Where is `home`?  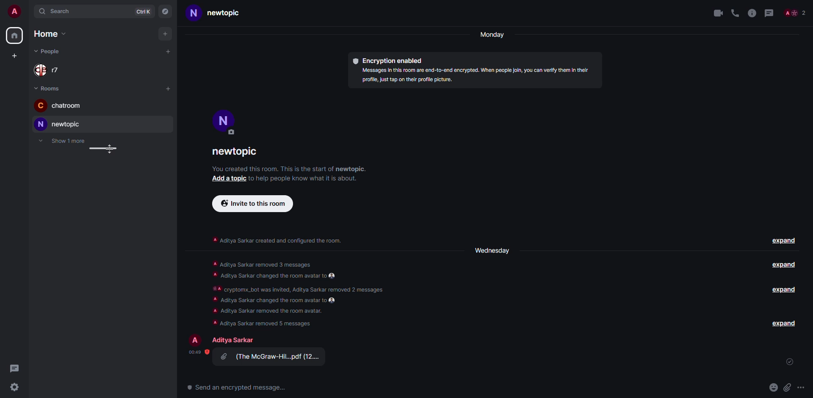
home is located at coordinates (14, 36).